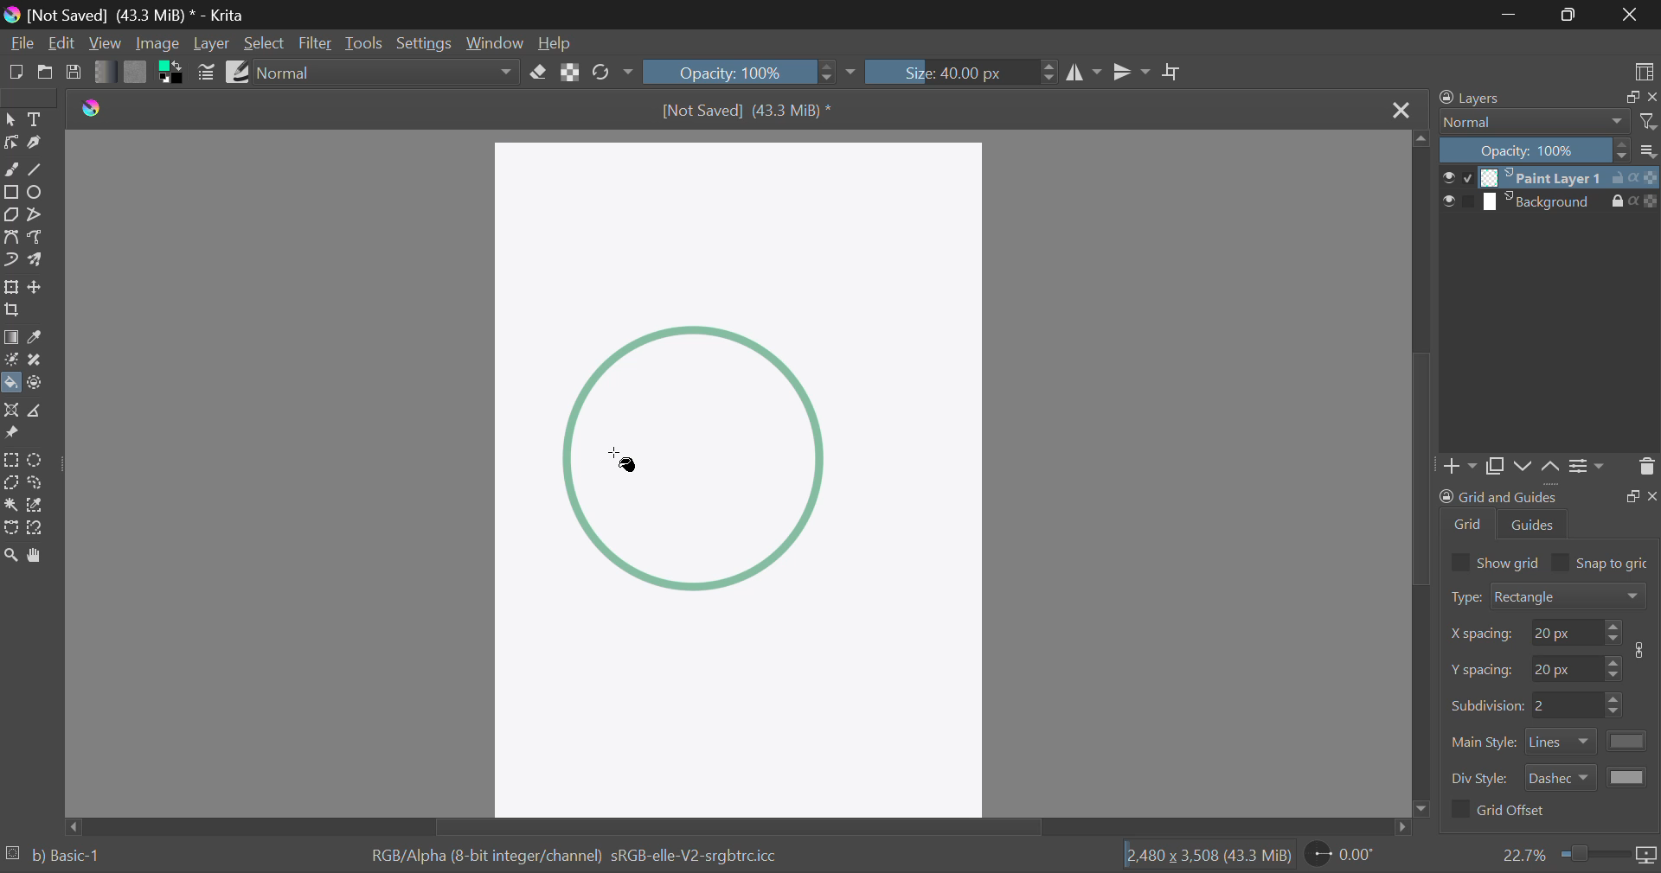 This screenshot has height=873, width=1661. Describe the element at coordinates (706, 470) in the screenshot. I see `shape` at that location.